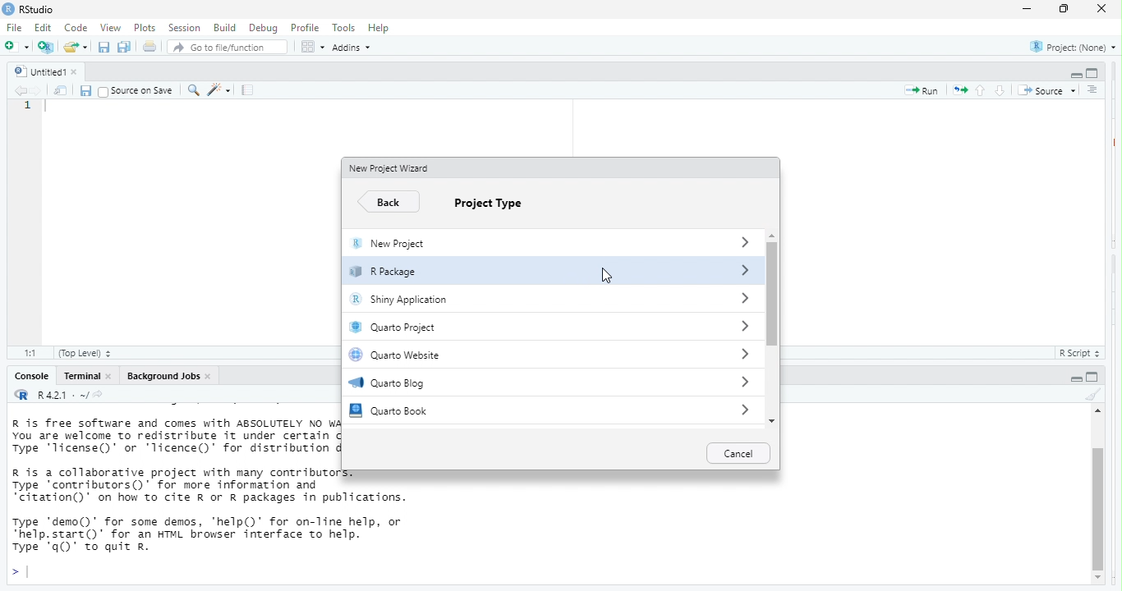 This screenshot has height=591, width=1122. What do you see at coordinates (212, 376) in the screenshot?
I see `close` at bounding box center [212, 376].